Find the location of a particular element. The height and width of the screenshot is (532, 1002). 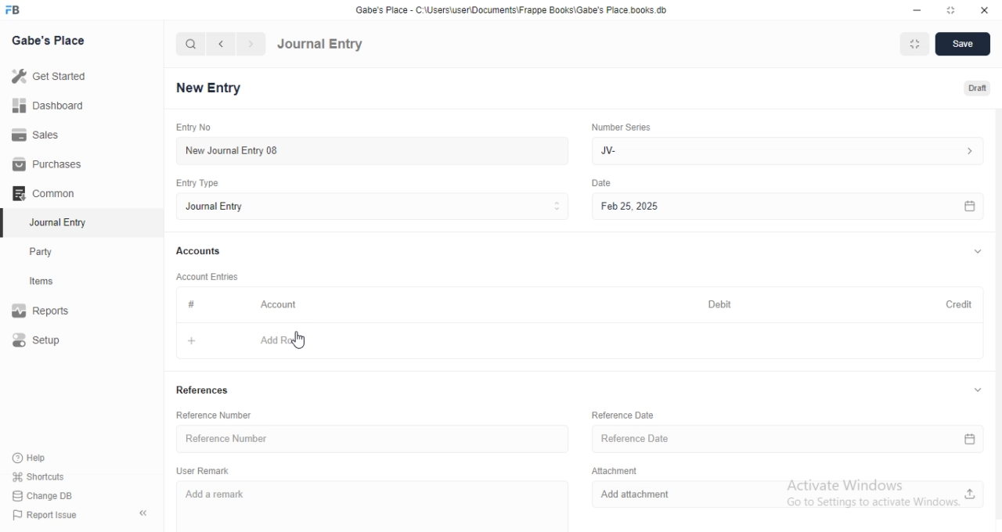

navigate forward is located at coordinates (251, 44).